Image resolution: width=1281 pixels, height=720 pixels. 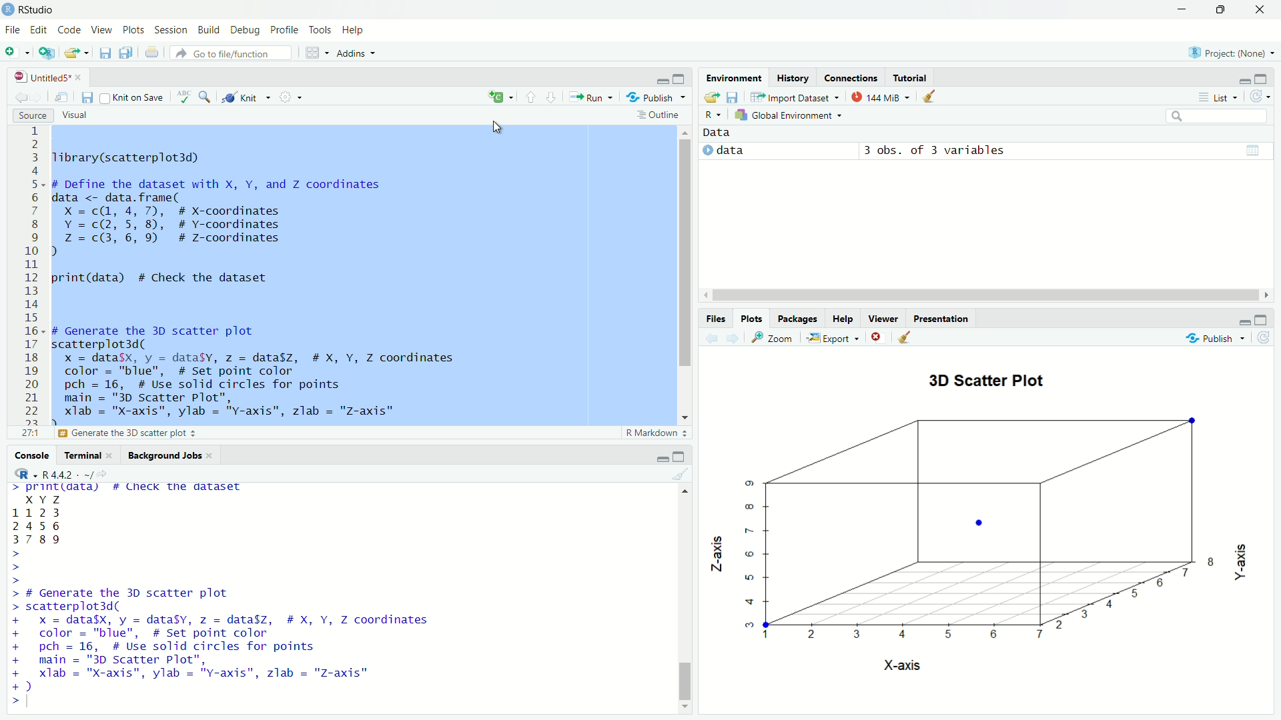 What do you see at coordinates (11, 568) in the screenshot?
I see `prompt cursor` at bounding box center [11, 568].